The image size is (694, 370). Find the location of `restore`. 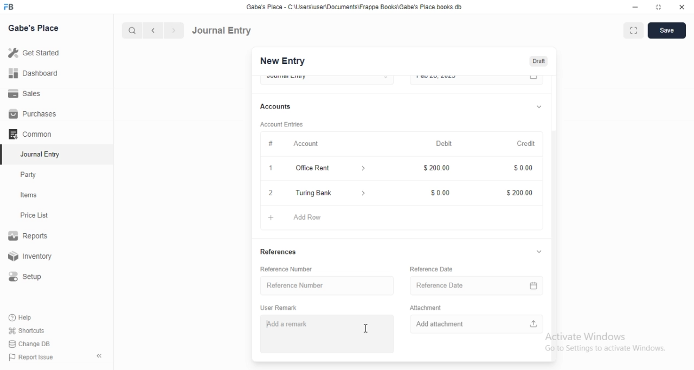

restore is located at coordinates (660, 7).